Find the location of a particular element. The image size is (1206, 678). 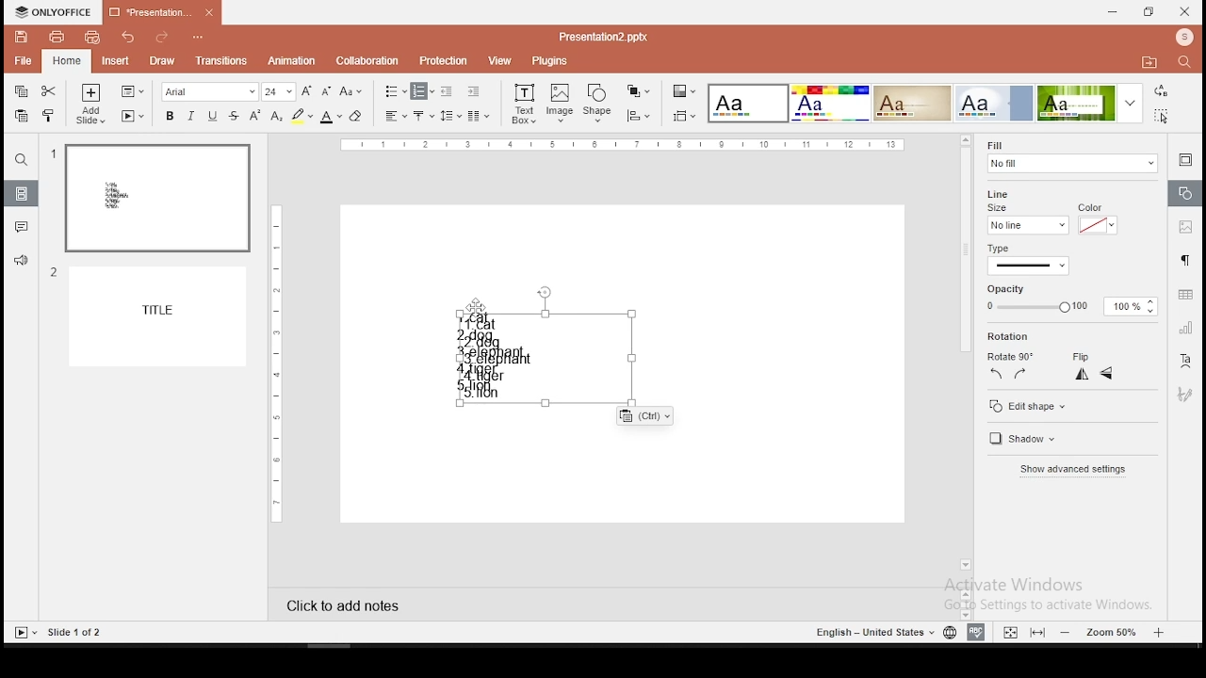

arrange objects is located at coordinates (638, 92).